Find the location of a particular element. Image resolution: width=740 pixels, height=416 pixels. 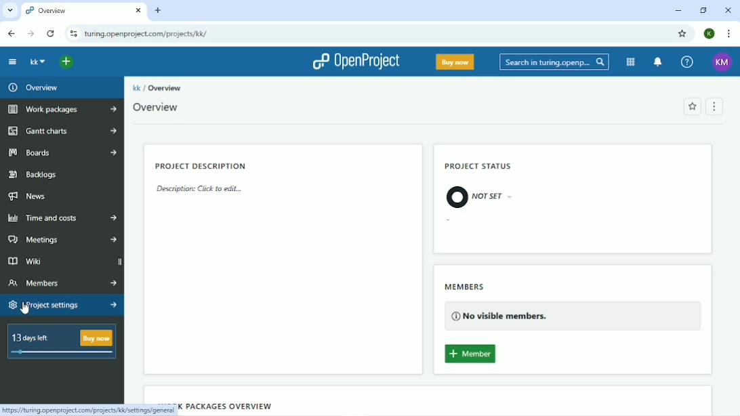

collapse project menu is located at coordinates (14, 61).